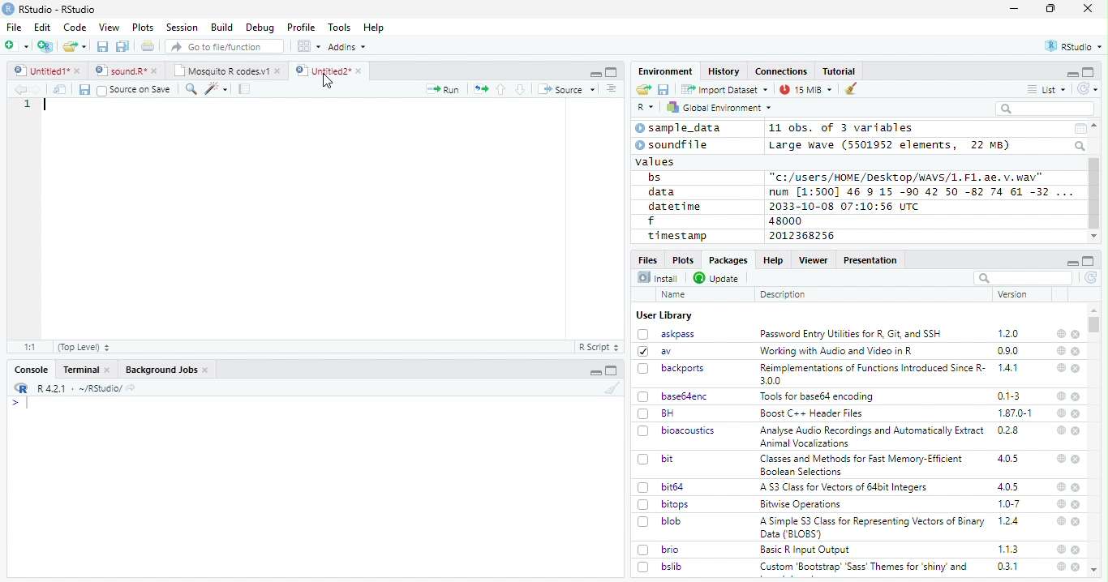 This screenshot has height=582, width=1108. Describe the element at coordinates (86, 370) in the screenshot. I see `Terminal` at that location.